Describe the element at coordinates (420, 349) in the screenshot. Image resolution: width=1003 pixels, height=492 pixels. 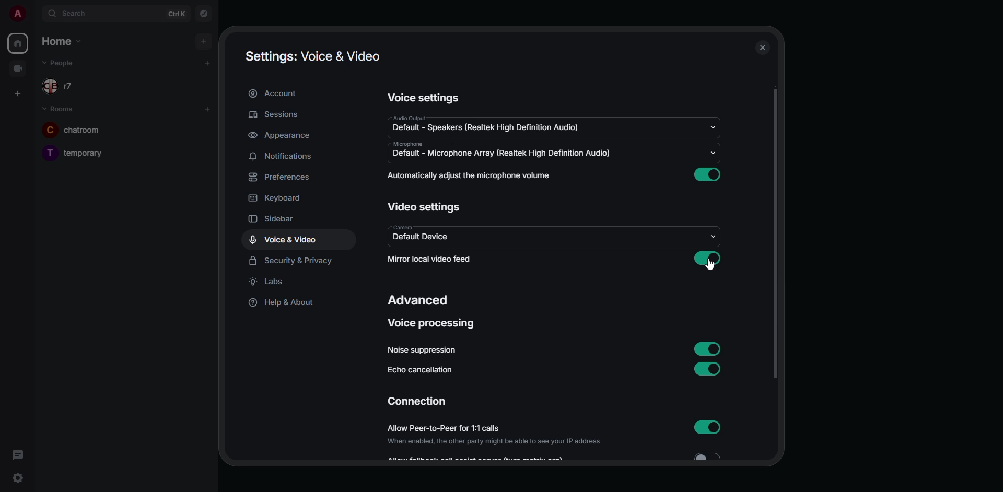
I see `noise suppression` at that location.